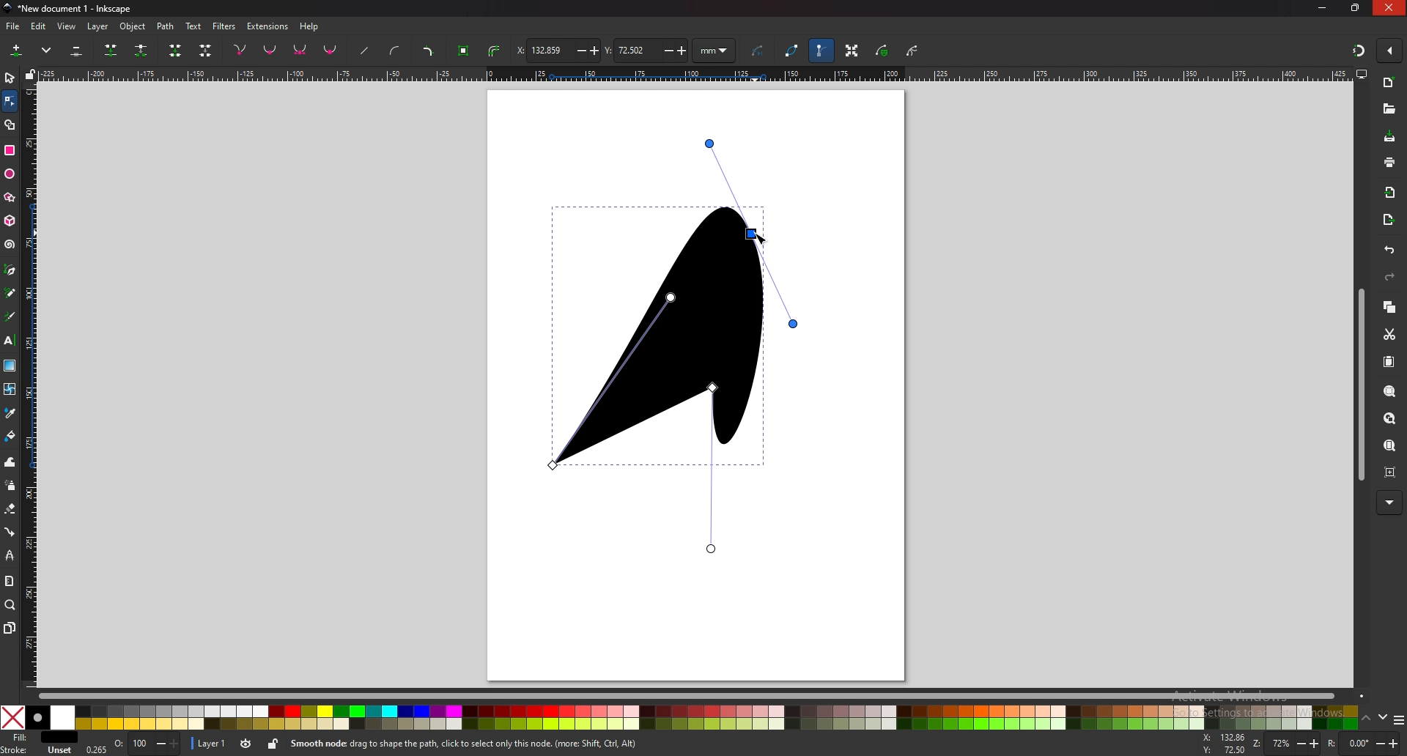 This screenshot has width=1407, height=756. I want to click on text, so click(193, 26).